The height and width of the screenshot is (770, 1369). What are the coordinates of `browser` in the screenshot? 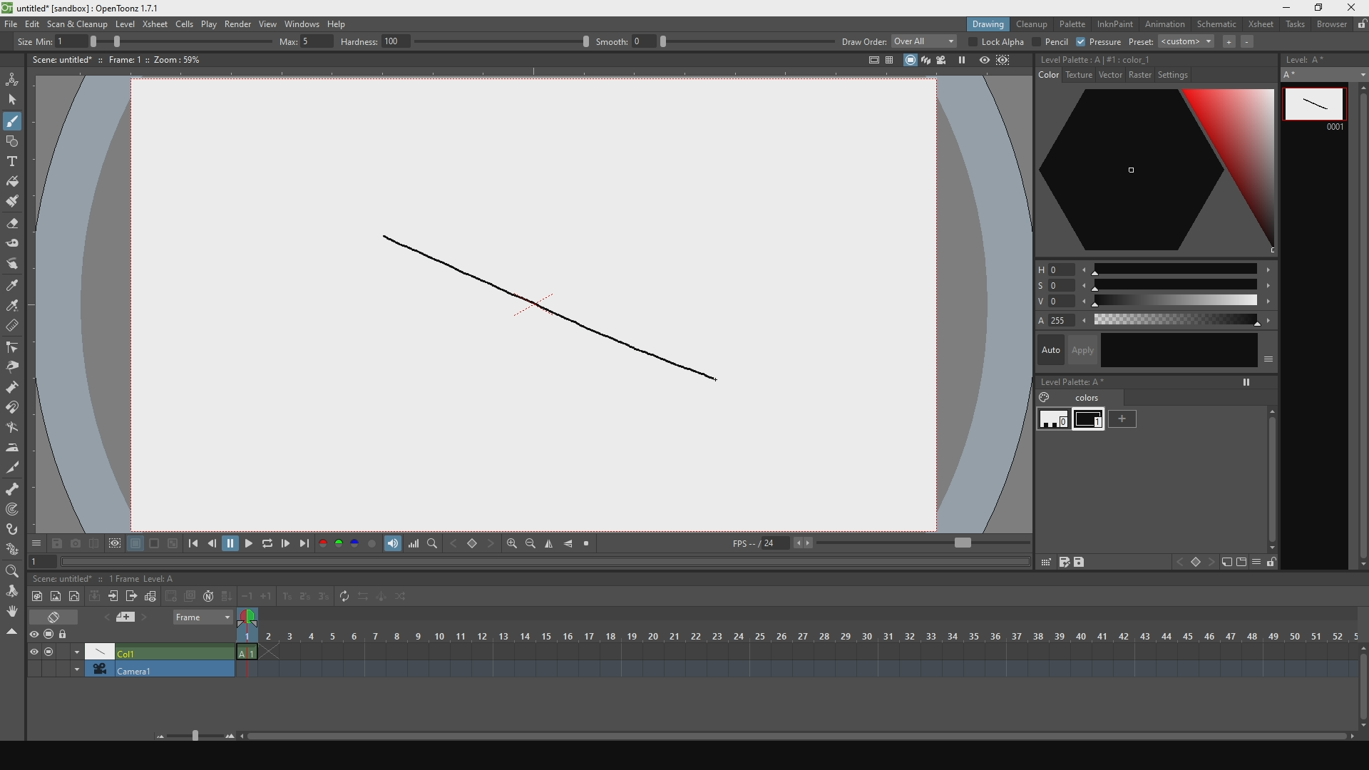 It's located at (1332, 27).